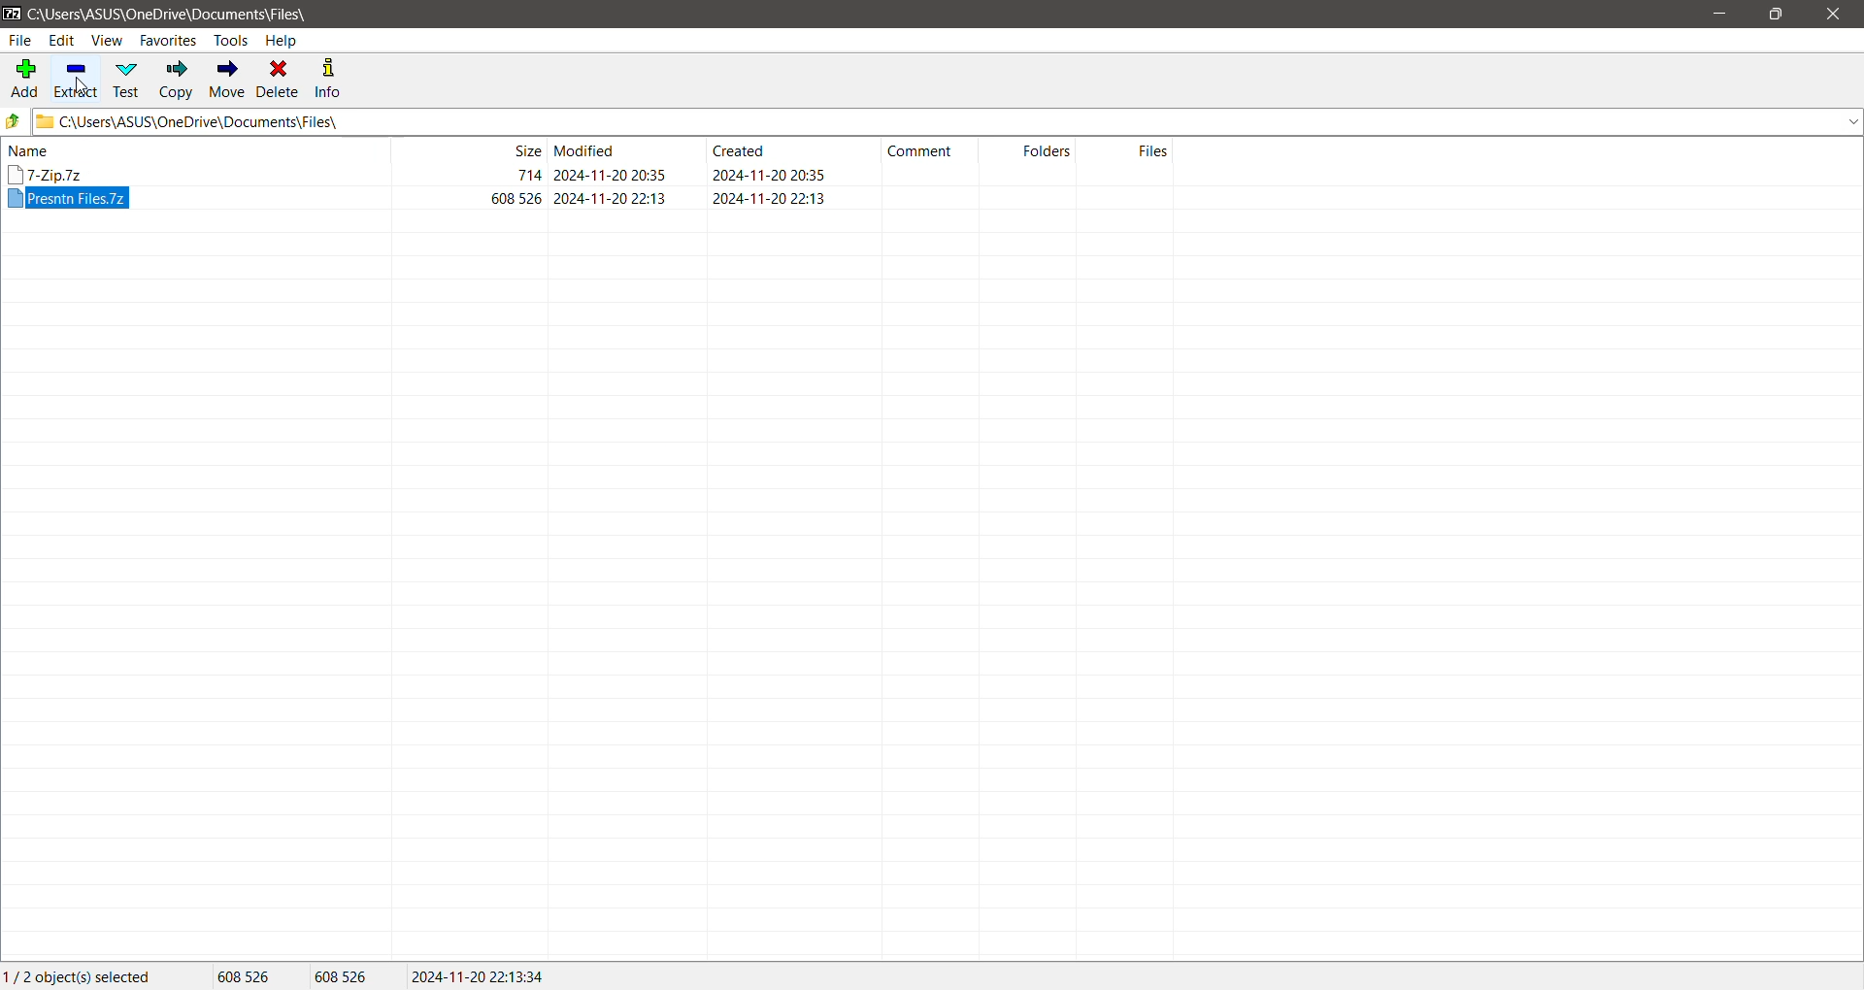 The image size is (1864, 990). I want to click on created date & time, so click(768, 175).